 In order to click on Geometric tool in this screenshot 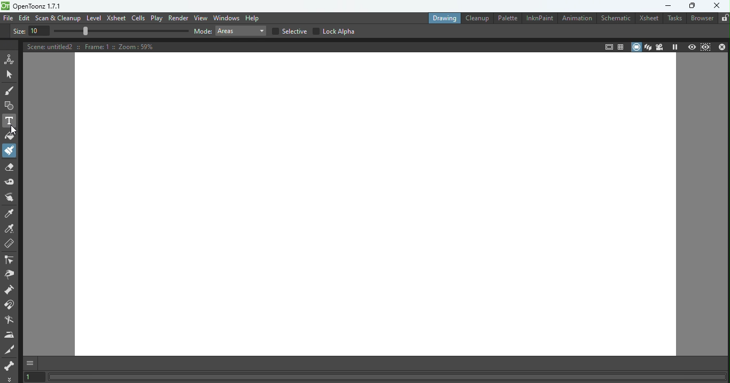, I will do `click(9, 106)`.